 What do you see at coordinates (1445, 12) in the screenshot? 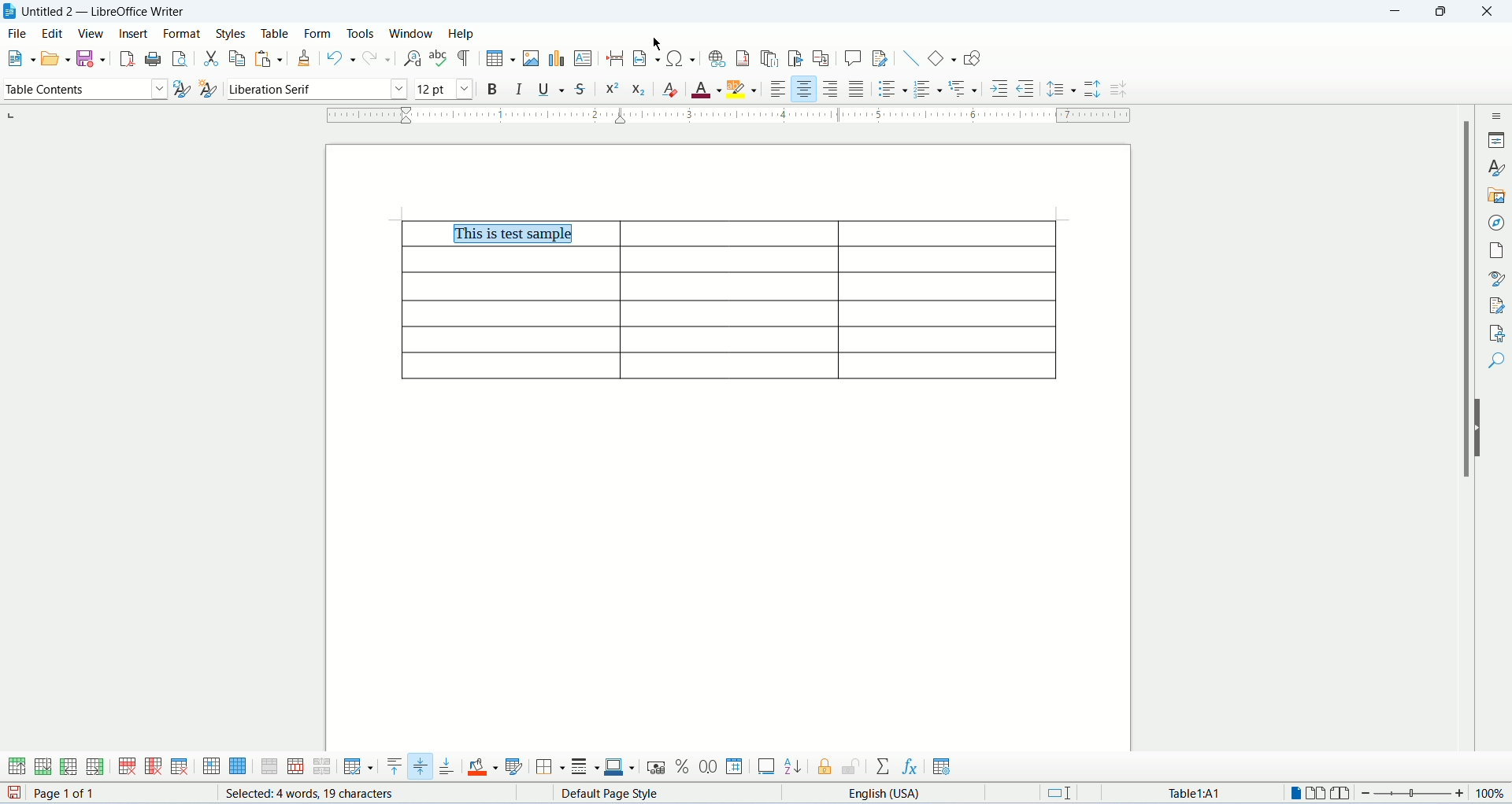
I see `maximize` at bounding box center [1445, 12].